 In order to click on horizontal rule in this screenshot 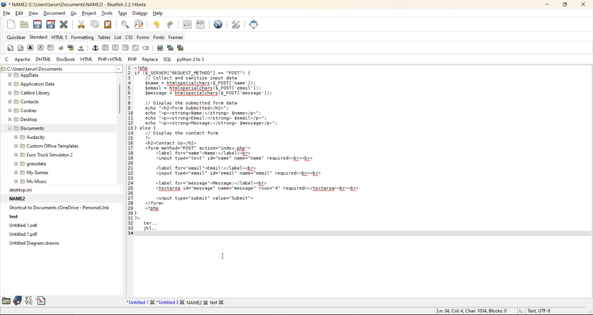, I will do `click(105, 49)`.